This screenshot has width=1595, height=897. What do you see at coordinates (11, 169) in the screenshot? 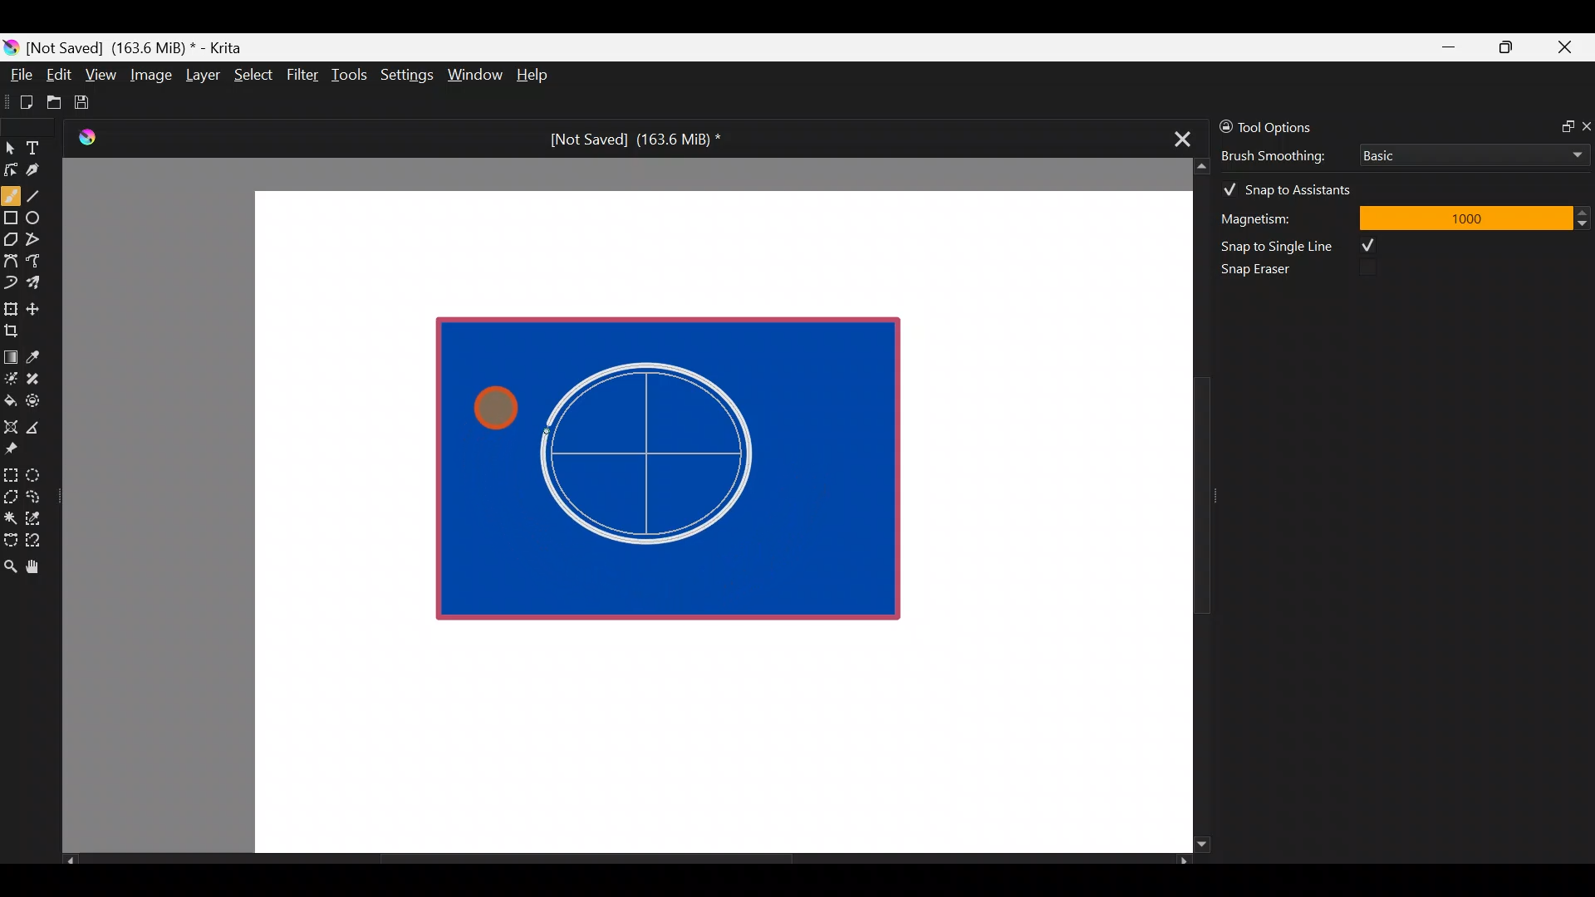
I see `Edit shapes tool` at bounding box center [11, 169].